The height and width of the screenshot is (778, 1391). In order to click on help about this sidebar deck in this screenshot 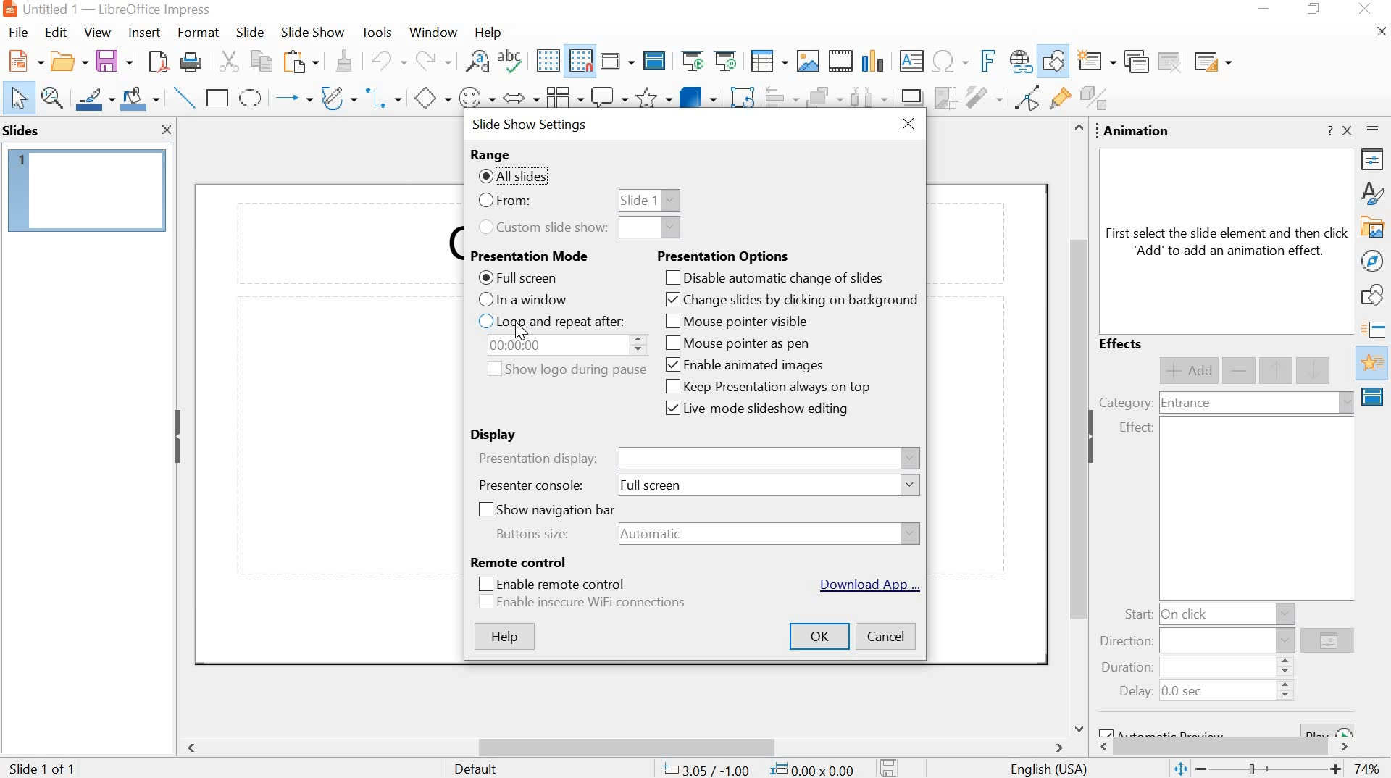, I will do `click(1329, 130)`.